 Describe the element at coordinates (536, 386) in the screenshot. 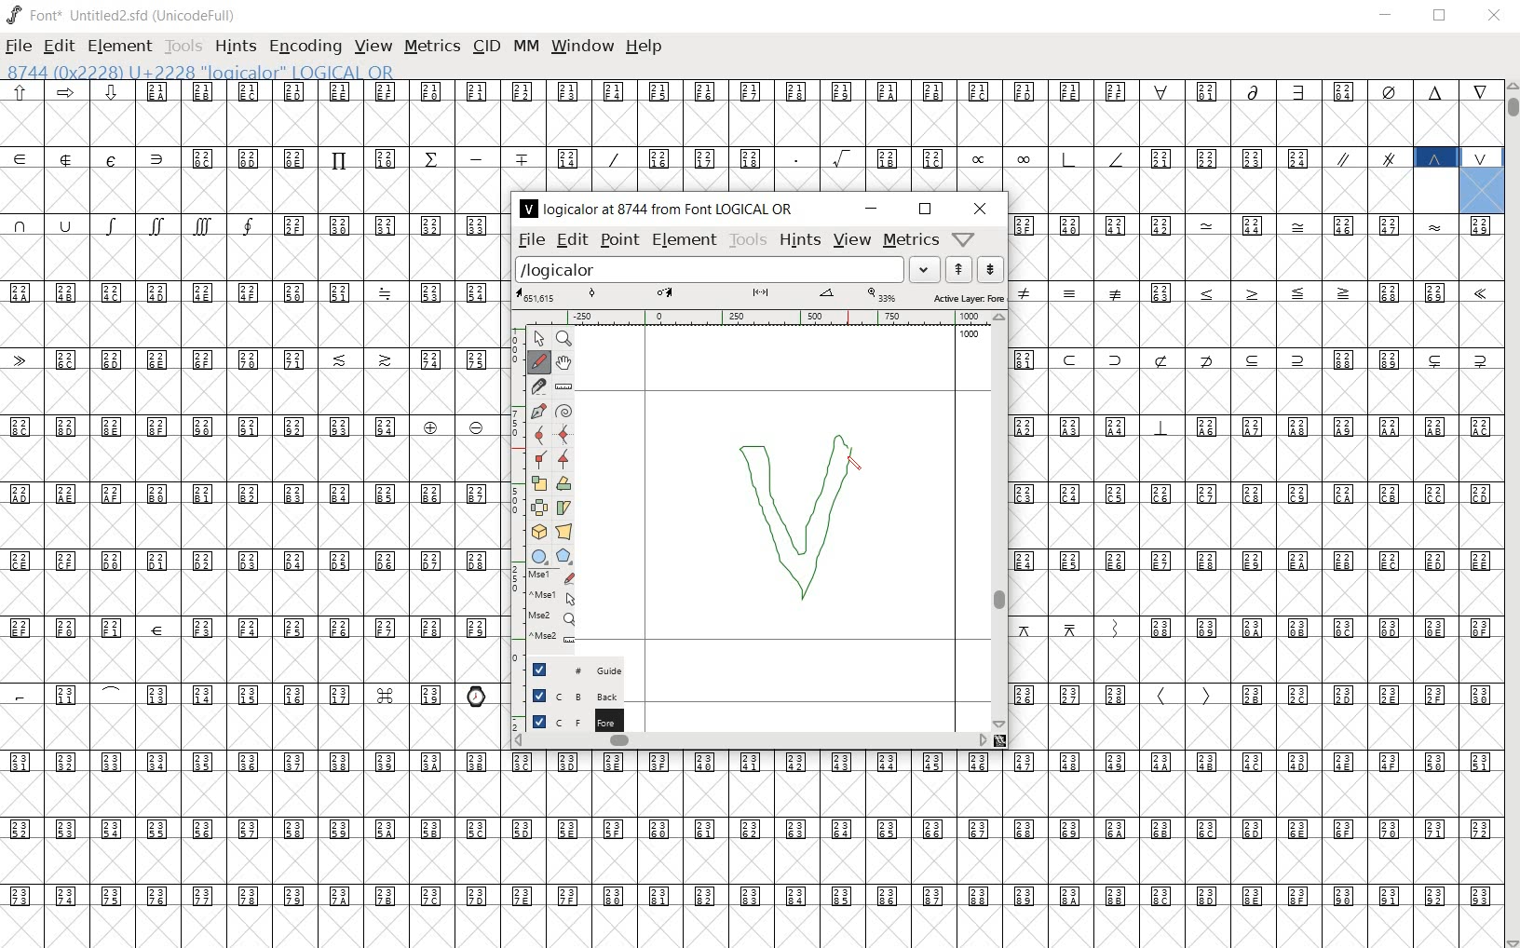

I see `cut splines in two` at that location.